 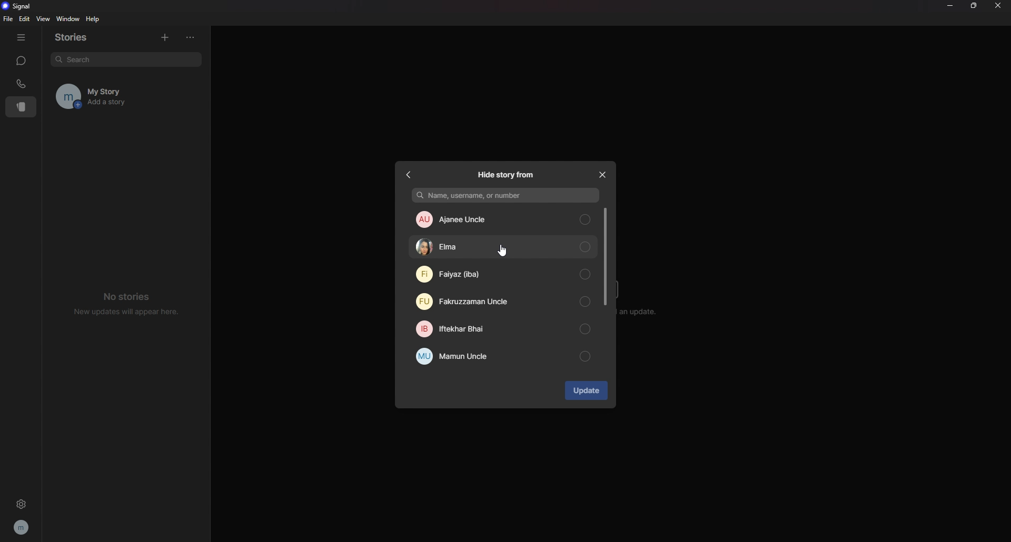 I want to click on minimize, so click(x=949, y=5).